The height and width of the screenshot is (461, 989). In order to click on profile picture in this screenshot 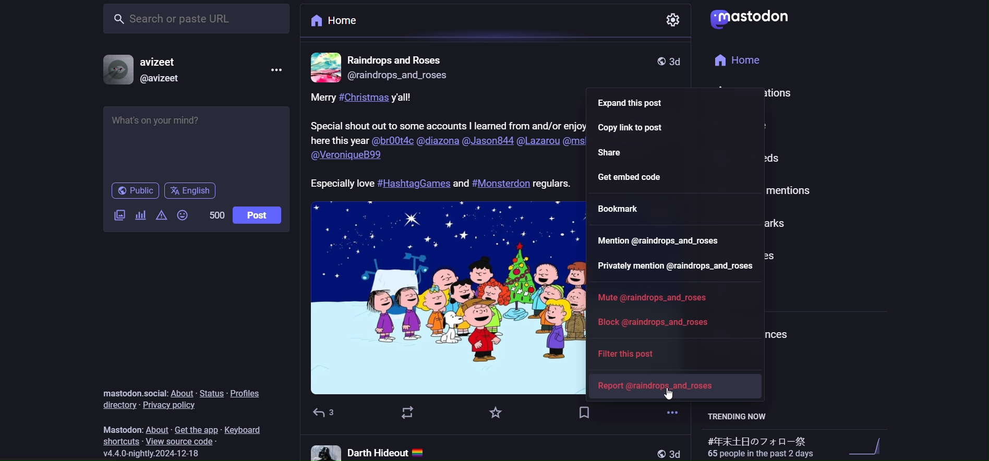, I will do `click(116, 70)`.